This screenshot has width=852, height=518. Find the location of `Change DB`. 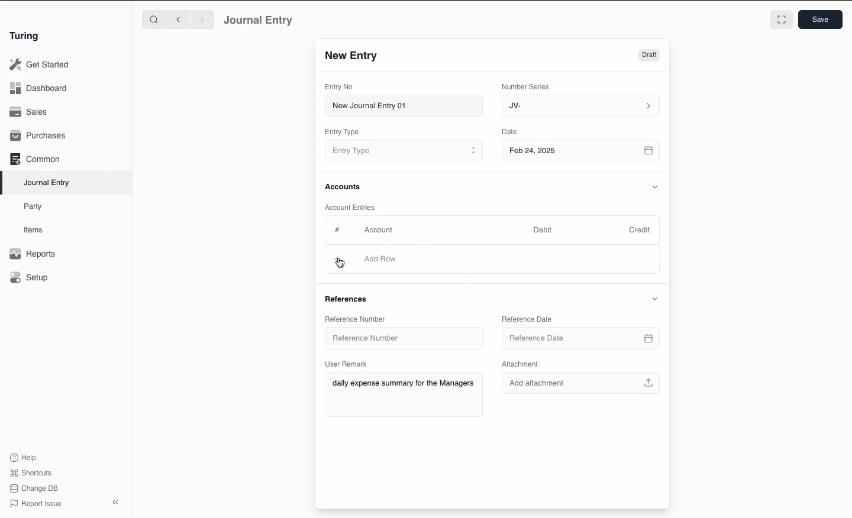

Change DB is located at coordinates (34, 488).